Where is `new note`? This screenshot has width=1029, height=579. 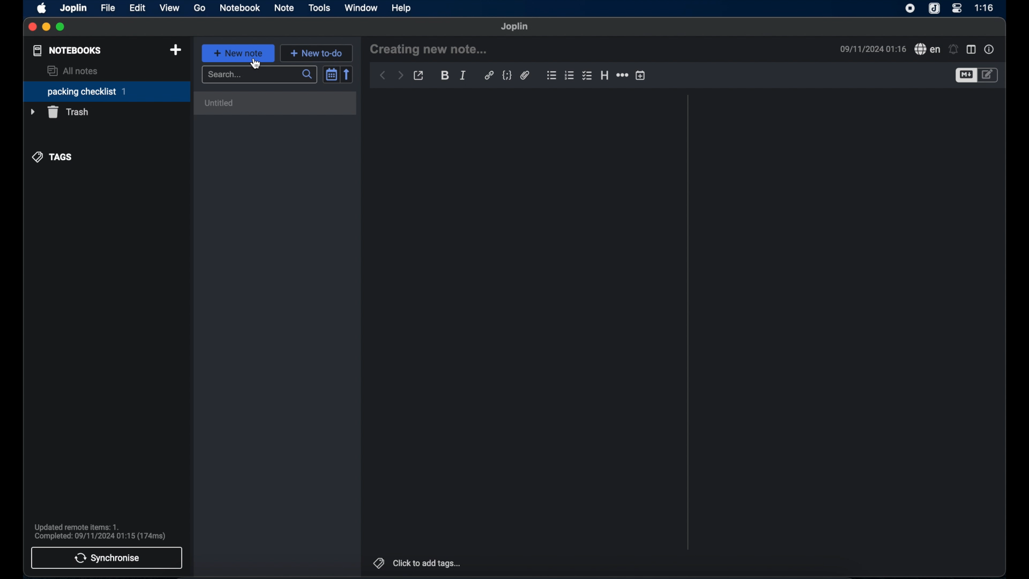
new note is located at coordinates (238, 53).